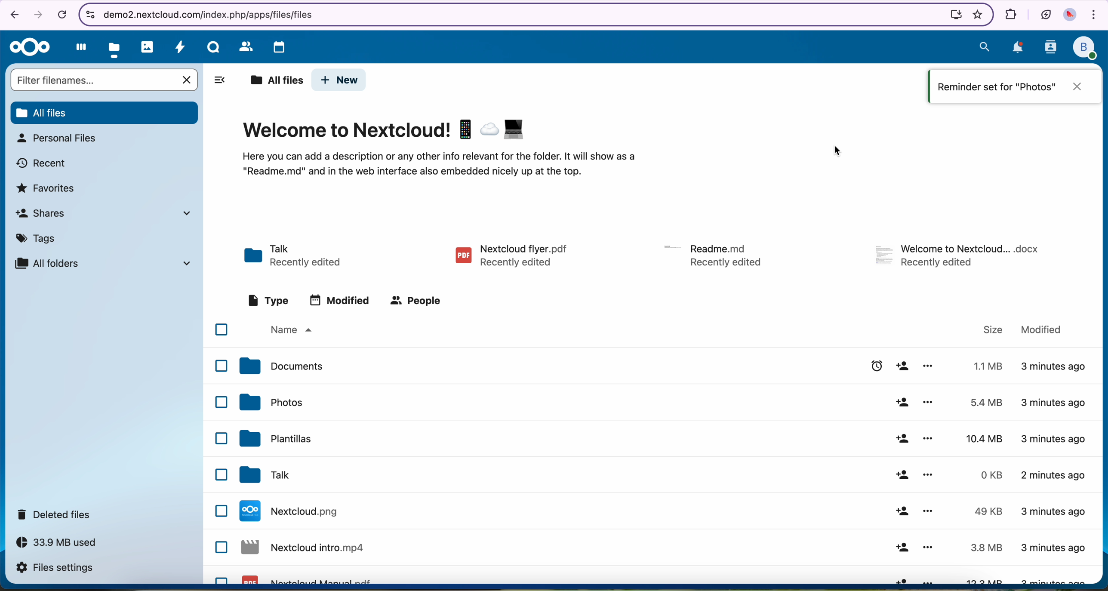  Describe the element at coordinates (274, 80) in the screenshot. I see `all files` at that location.